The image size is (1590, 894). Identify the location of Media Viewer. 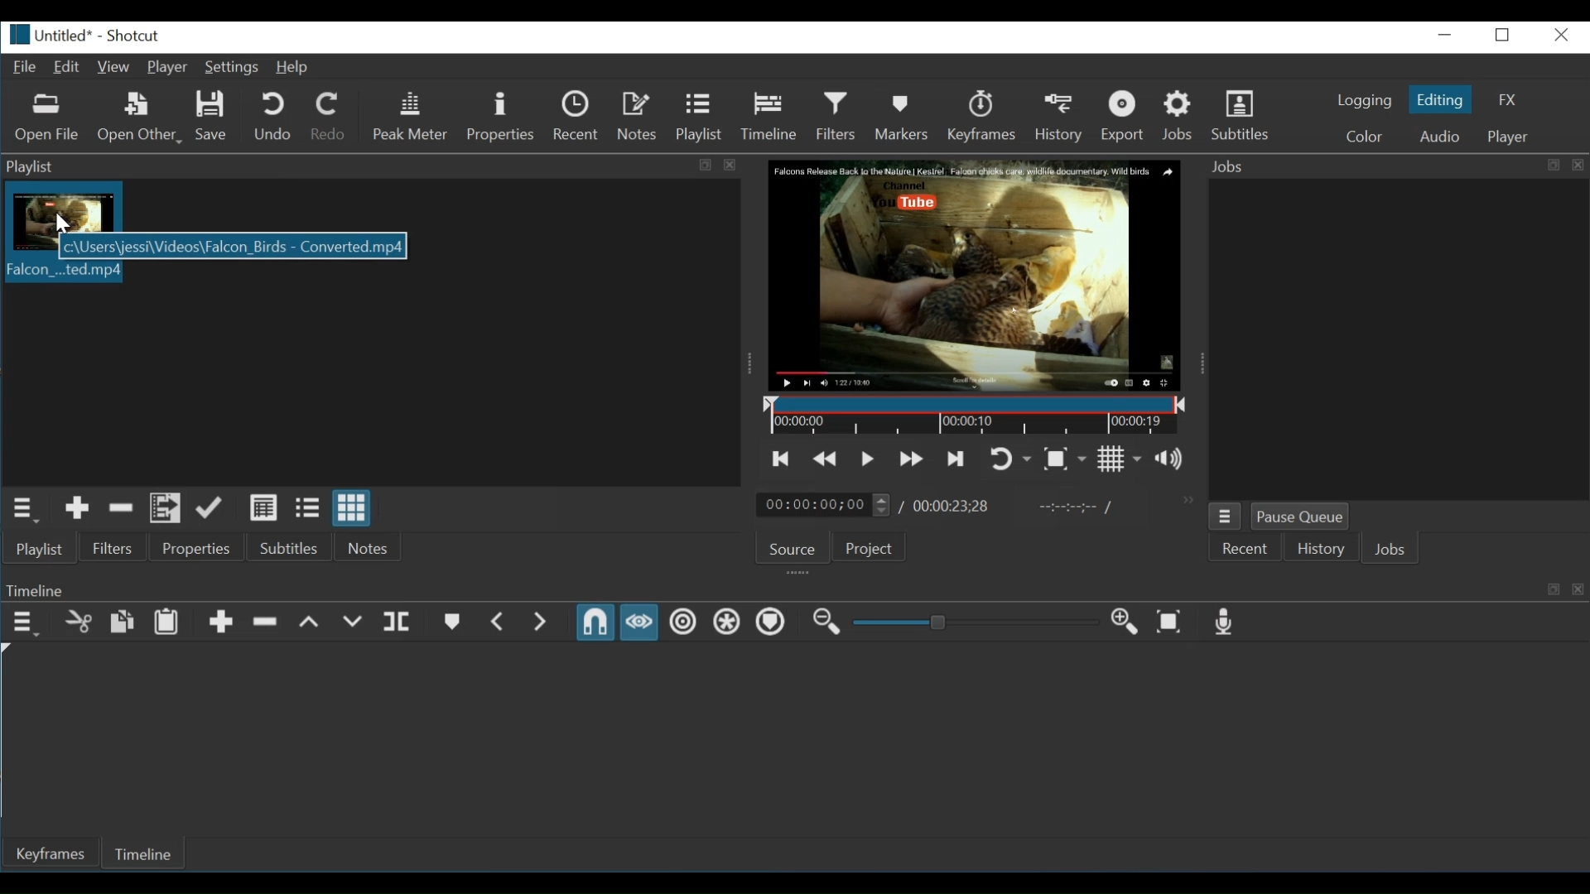
(976, 276).